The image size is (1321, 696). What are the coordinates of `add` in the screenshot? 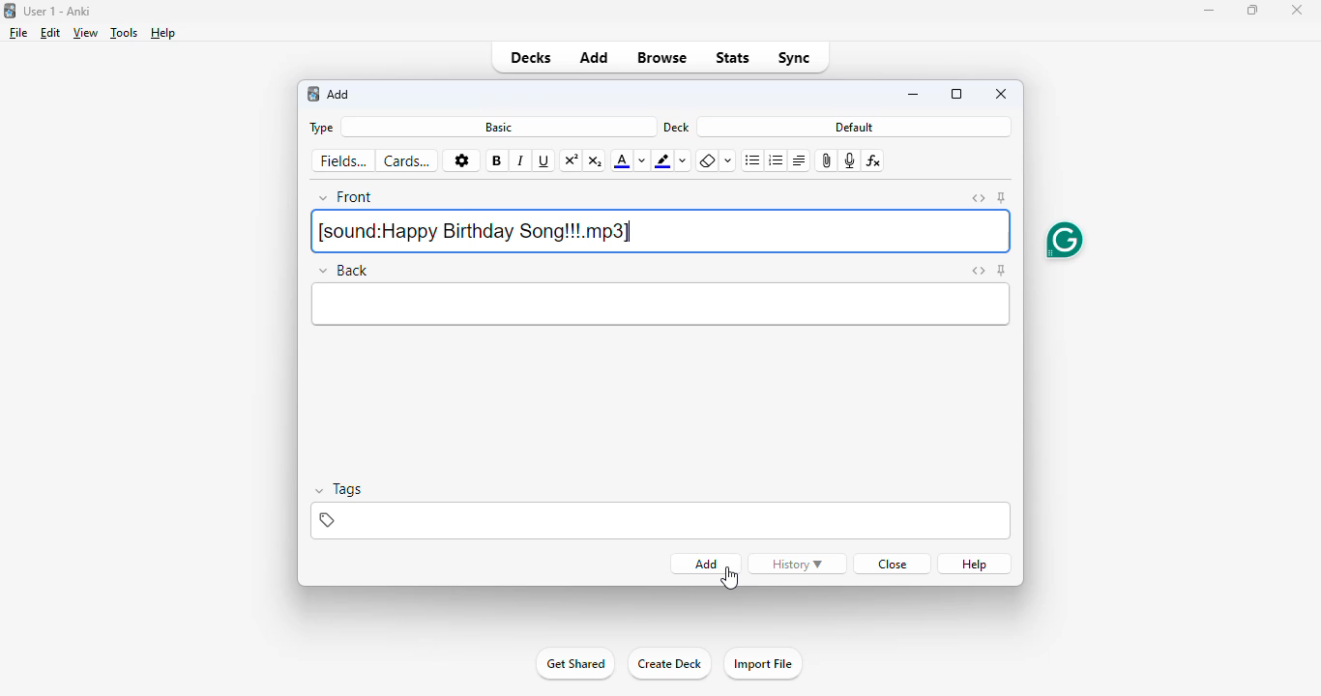 It's located at (595, 58).